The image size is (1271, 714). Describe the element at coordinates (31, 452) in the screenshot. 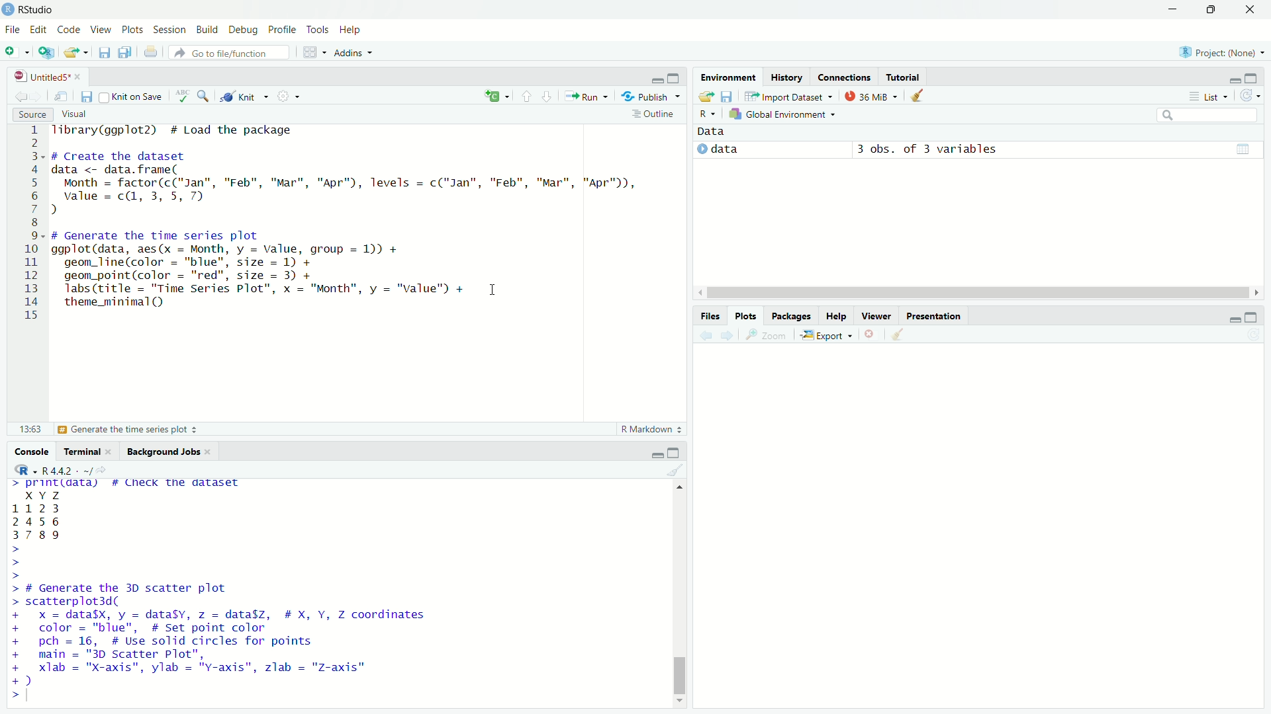

I see `Console` at that location.